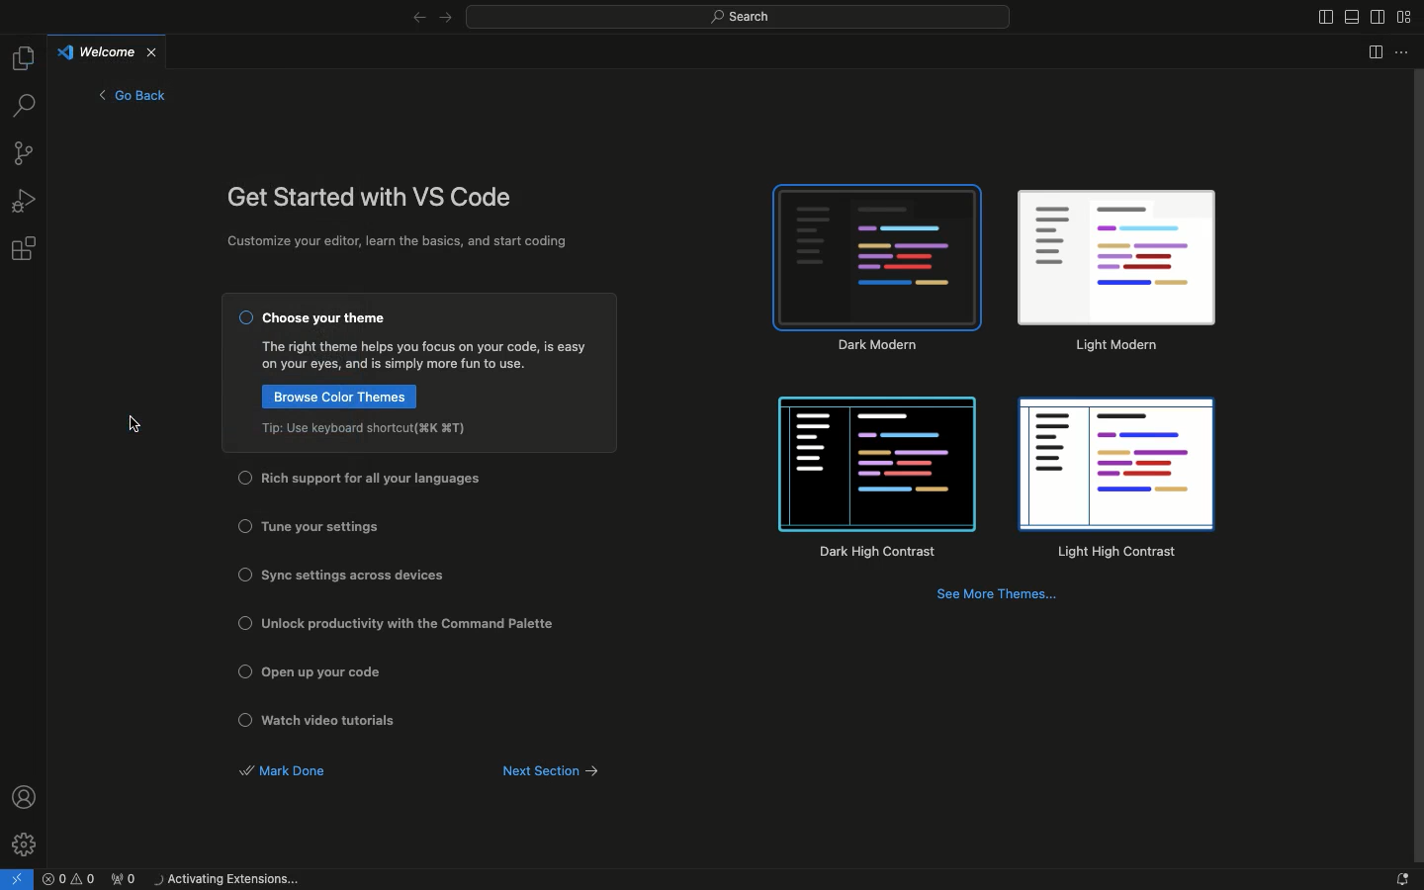 The image size is (1424, 890). I want to click on Sync settings across devices, so click(353, 575).